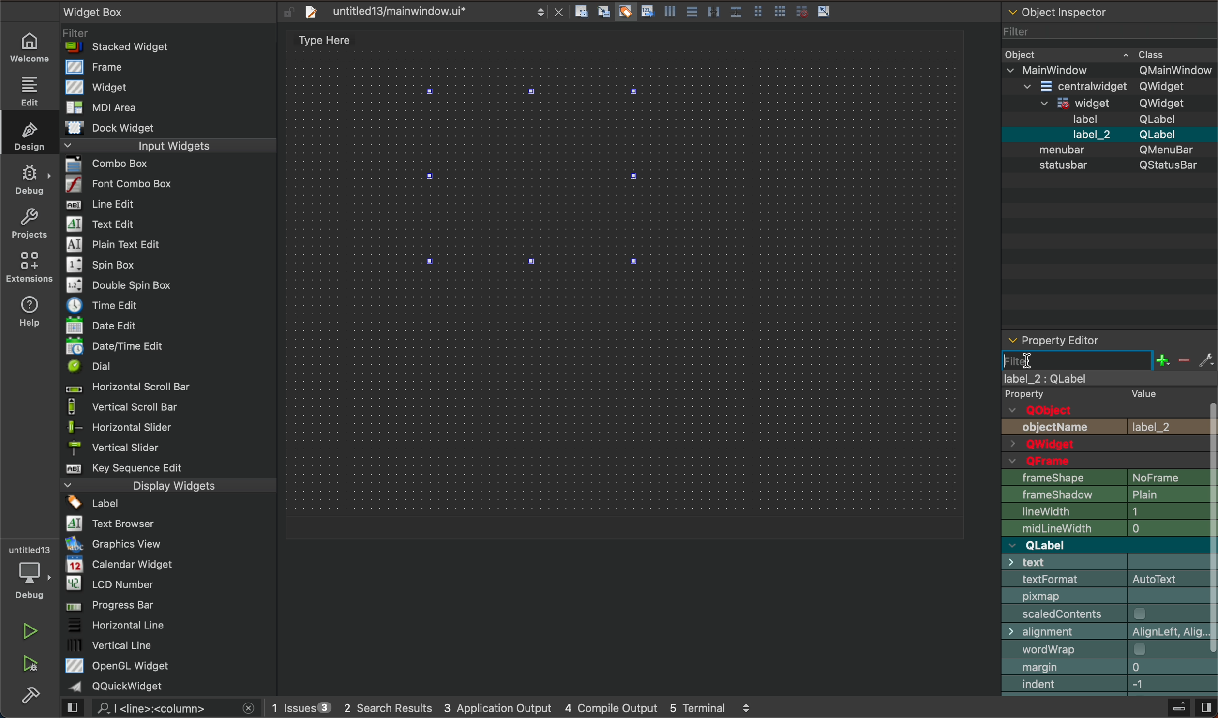  What do you see at coordinates (330, 41) in the screenshot?
I see `type here` at bounding box center [330, 41].